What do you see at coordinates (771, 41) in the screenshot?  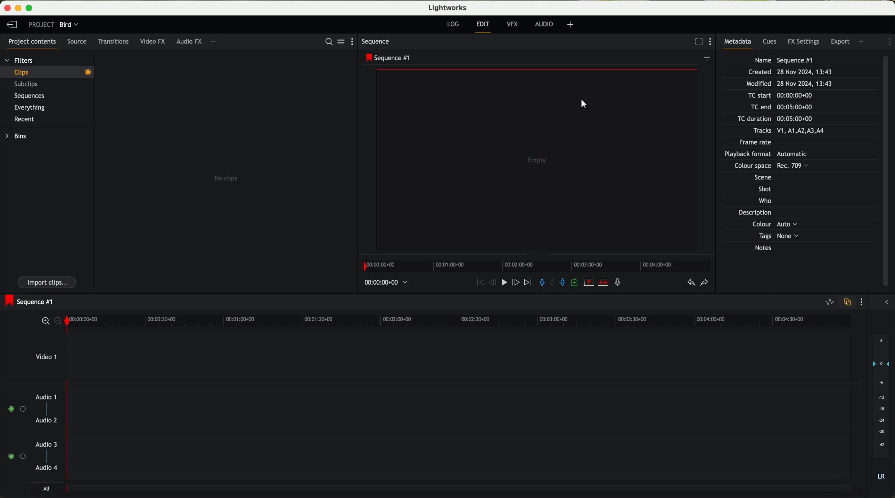 I see `cues` at bounding box center [771, 41].